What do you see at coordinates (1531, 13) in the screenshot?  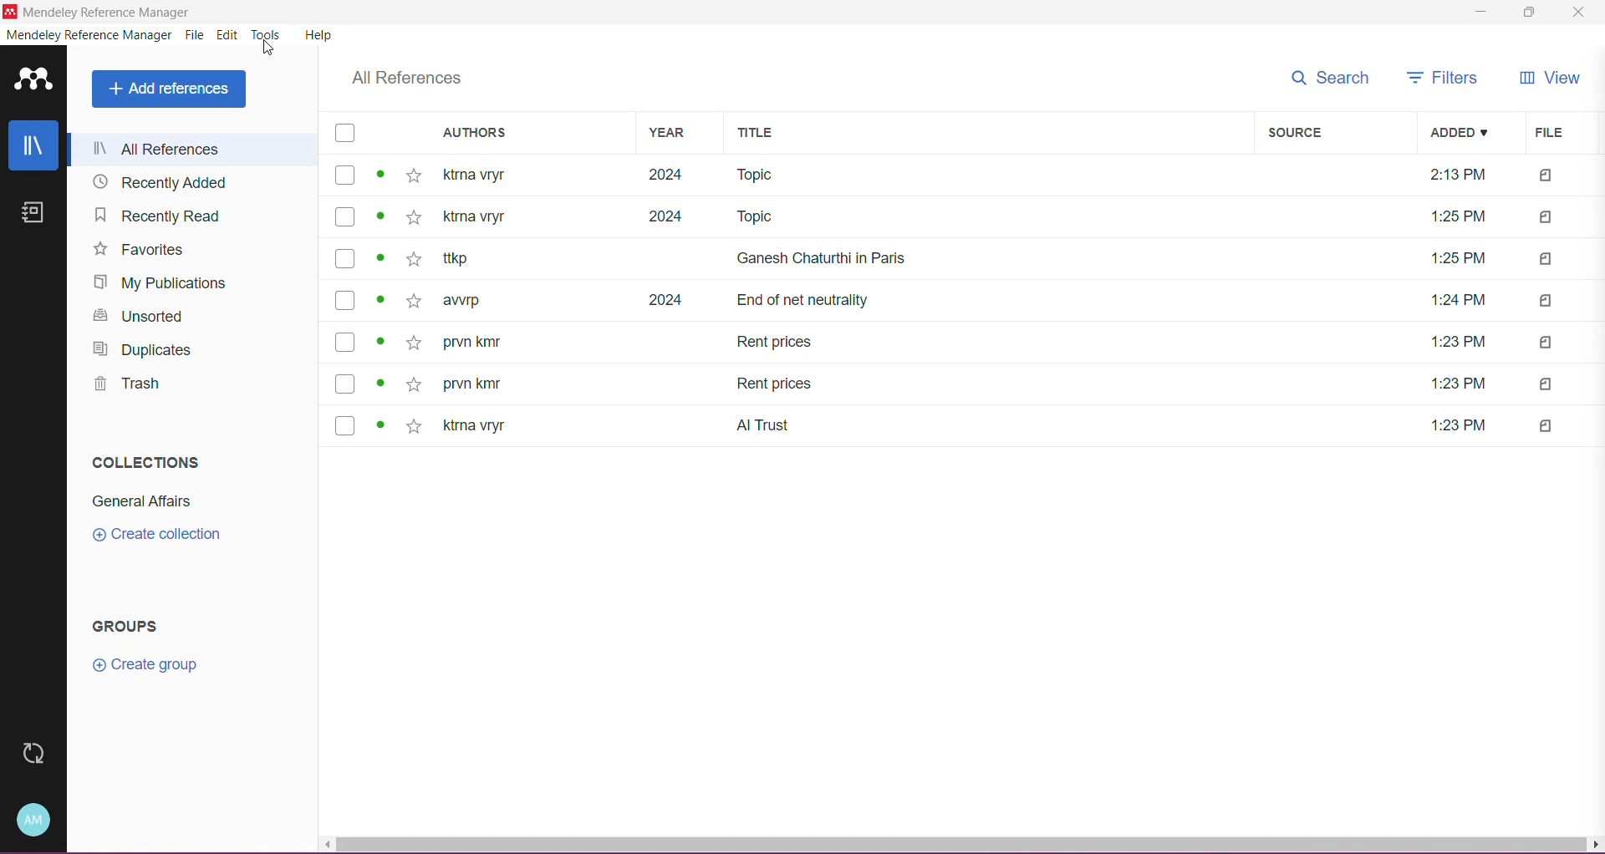 I see `Restore Down` at bounding box center [1531, 13].